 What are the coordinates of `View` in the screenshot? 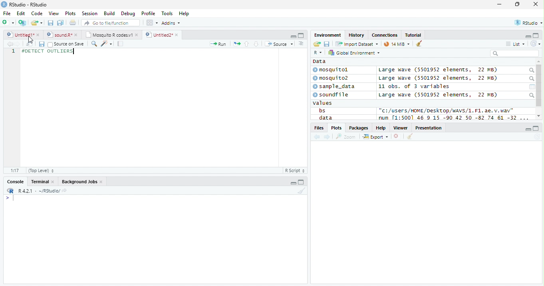 It's located at (54, 13).